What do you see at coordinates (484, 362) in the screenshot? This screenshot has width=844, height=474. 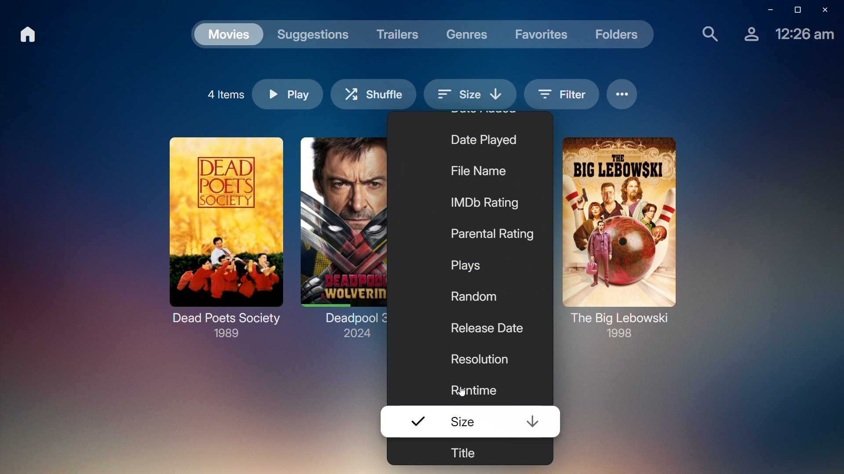 I see `Resolution` at bounding box center [484, 362].